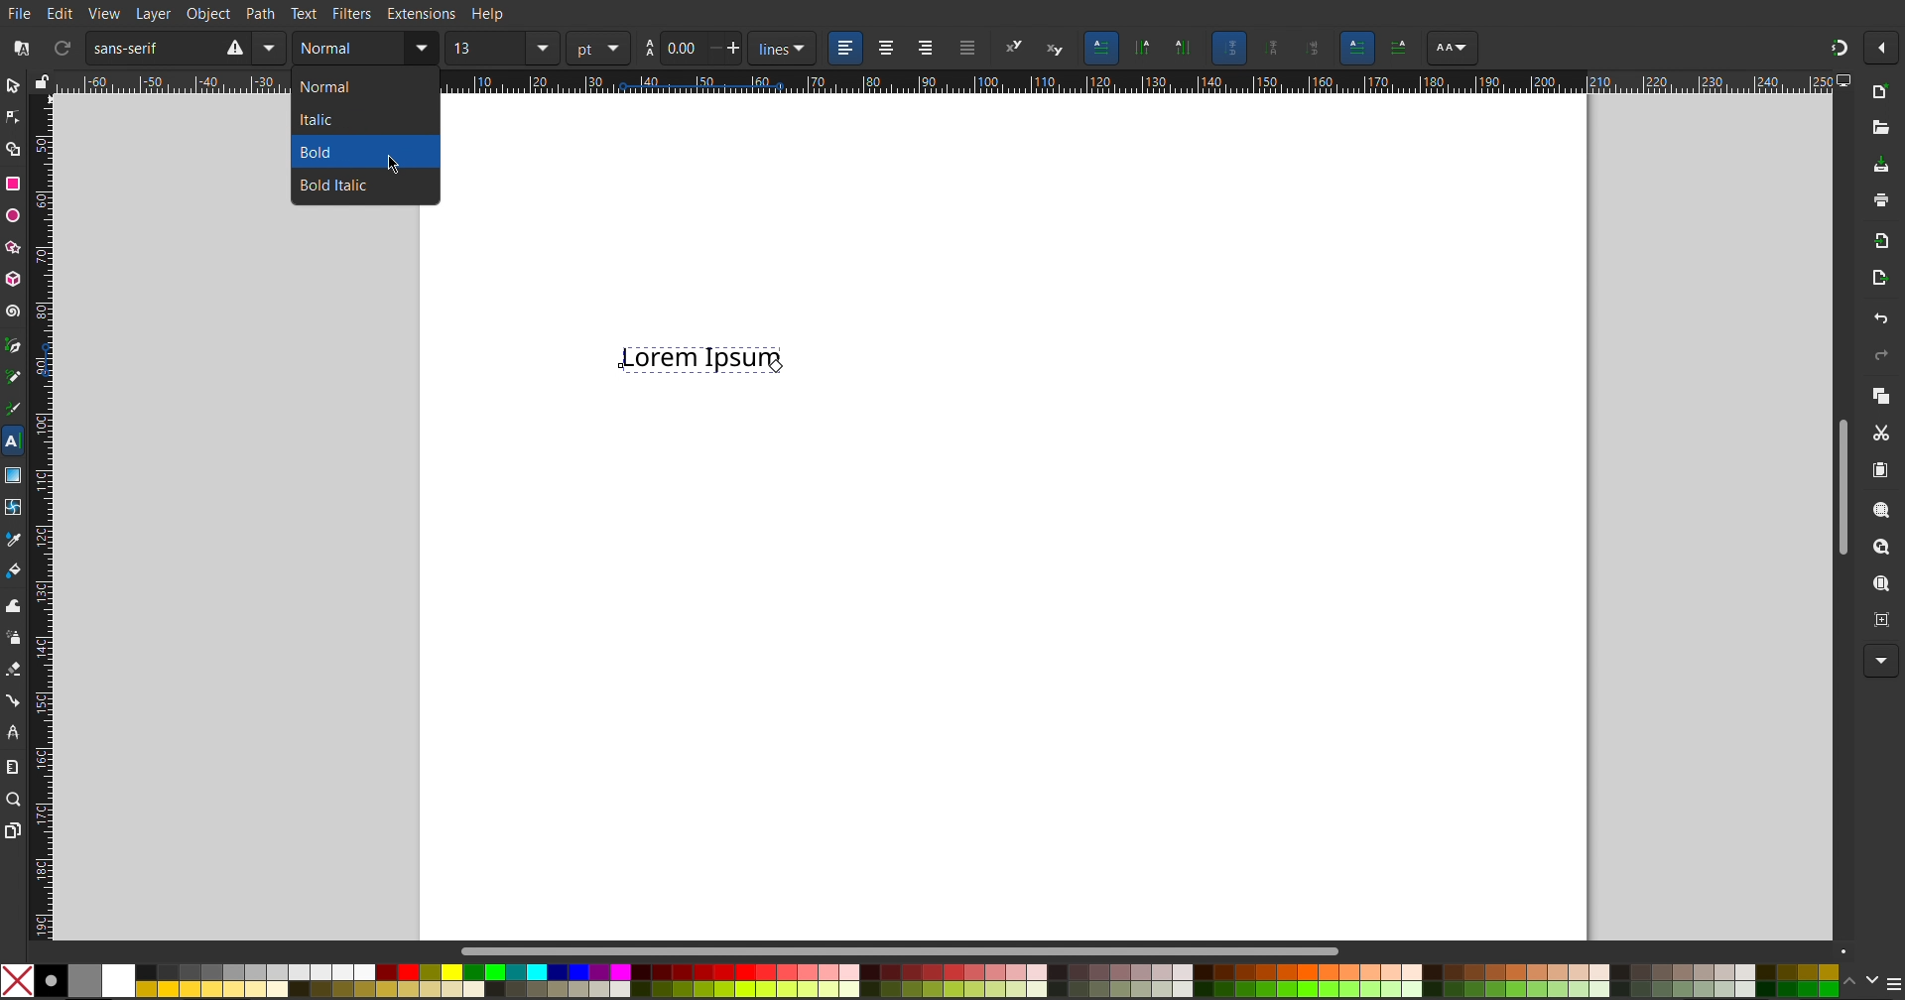  What do you see at coordinates (1879, 318) in the screenshot?
I see `Undo` at bounding box center [1879, 318].